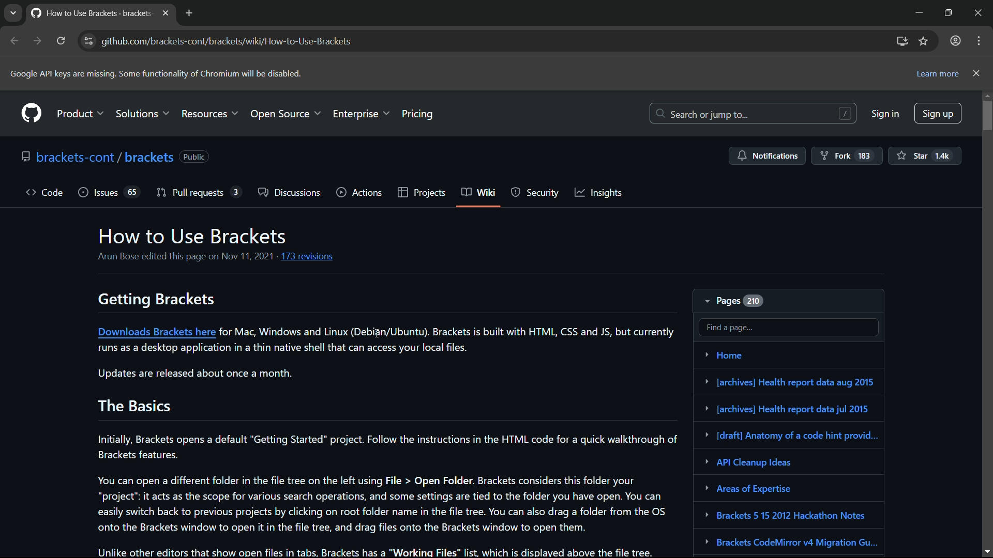 The height and width of the screenshot is (558, 993). What do you see at coordinates (418, 113) in the screenshot?
I see `pricing` at bounding box center [418, 113].